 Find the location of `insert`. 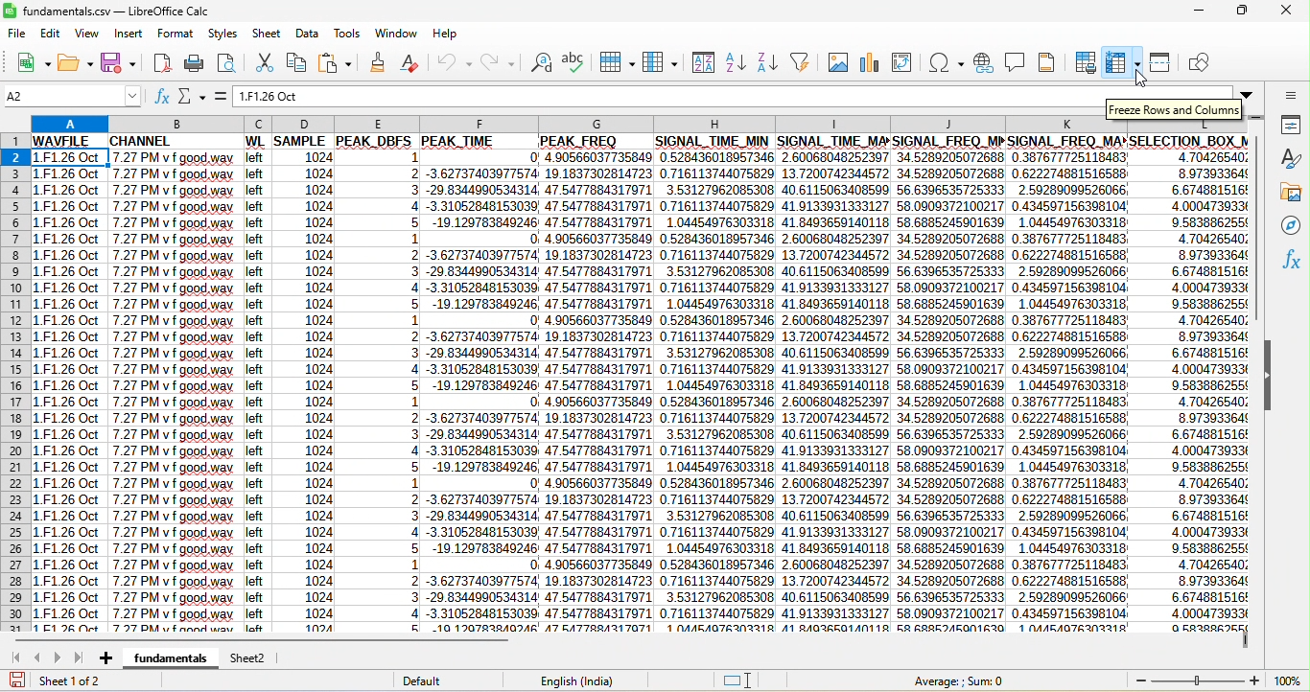

insert is located at coordinates (127, 35).